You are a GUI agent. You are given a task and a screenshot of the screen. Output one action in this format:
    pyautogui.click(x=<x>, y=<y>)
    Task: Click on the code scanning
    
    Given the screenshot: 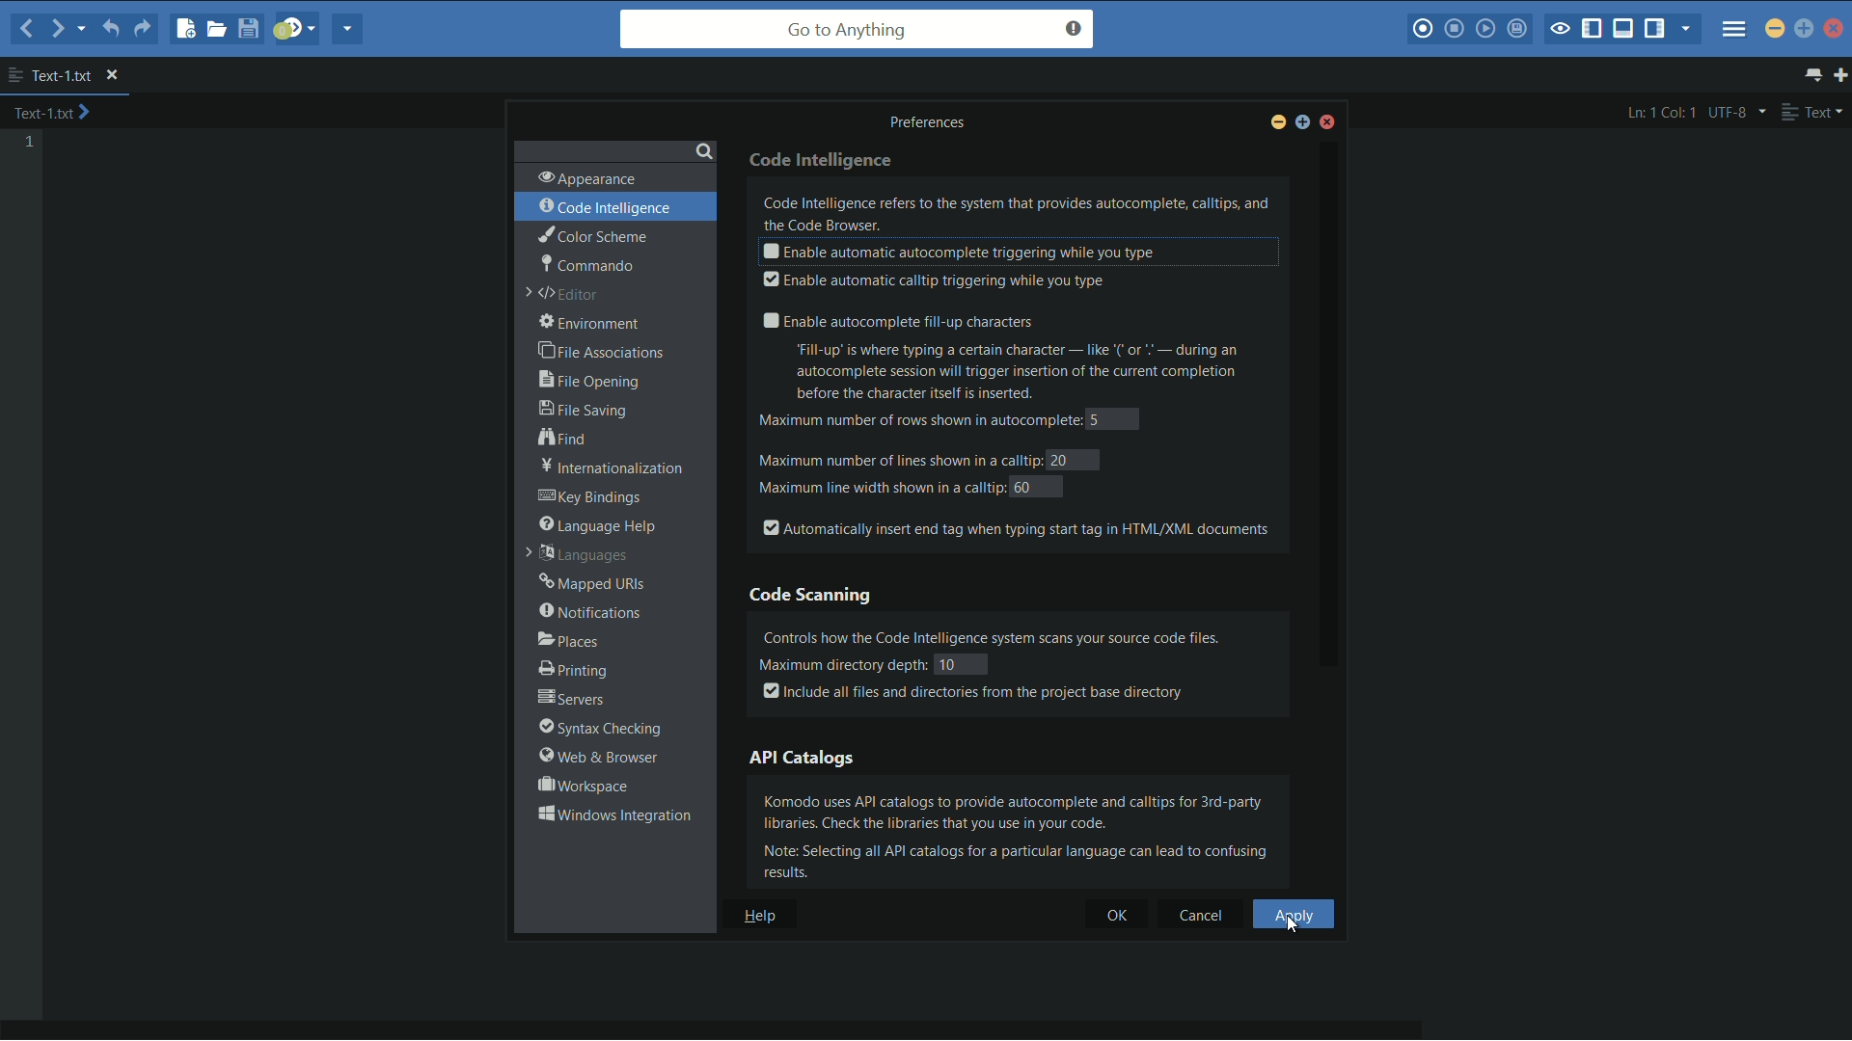 What is the action you would take?
    pyautogui.click(x=813, y=596)
    